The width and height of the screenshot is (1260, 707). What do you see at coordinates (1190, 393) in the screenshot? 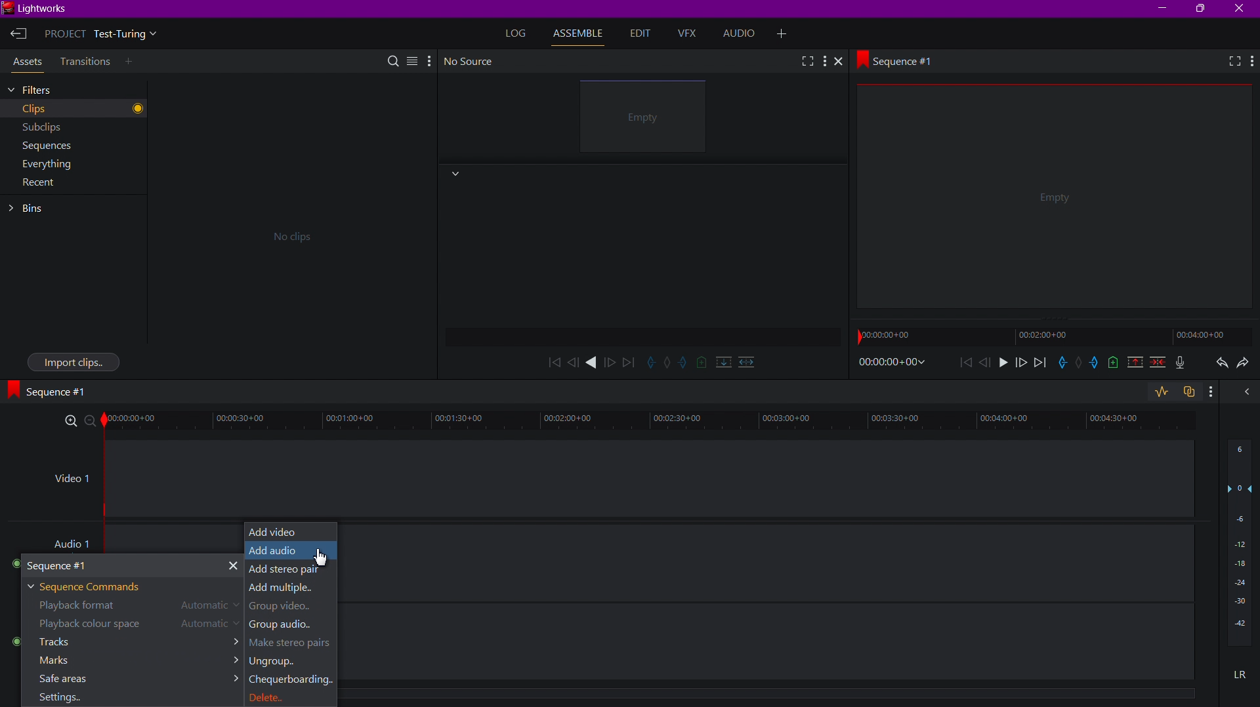
I see `Paste` at bounding box center [1190, 393].